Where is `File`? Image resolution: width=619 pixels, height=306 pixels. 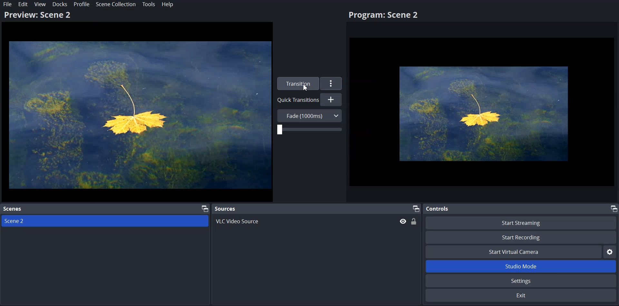
File is located at coordinates (8, 4).